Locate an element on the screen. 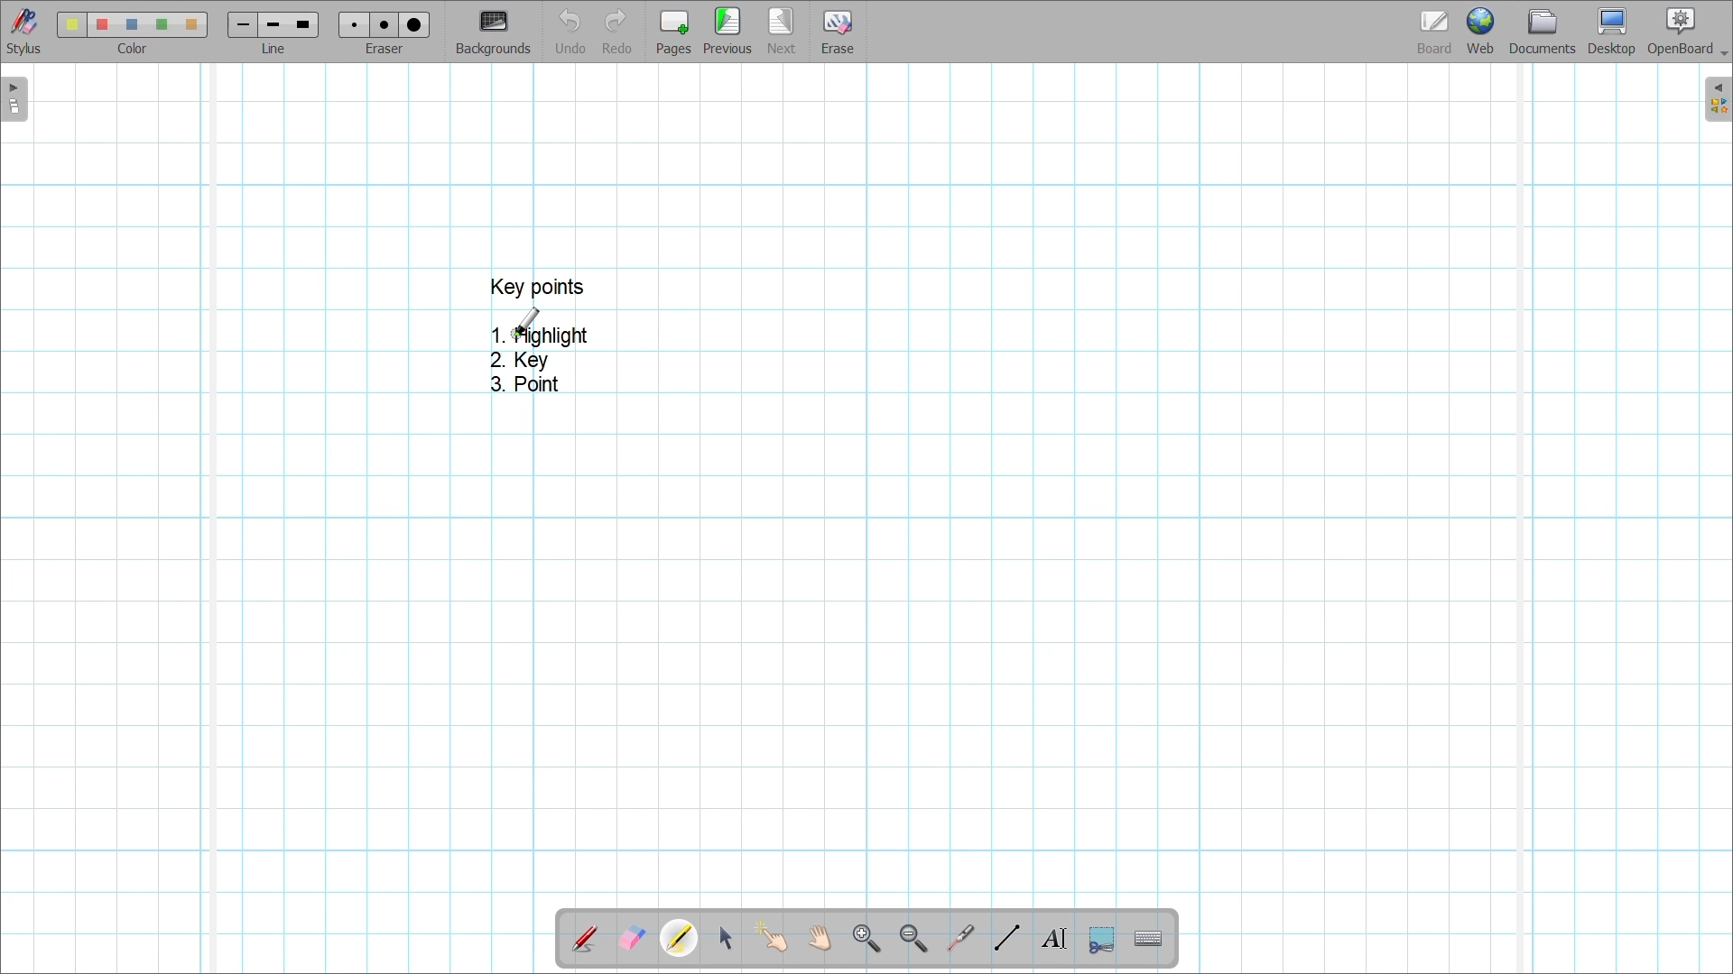 This screenshot has width=1733, height=974. Left sidebar is located at coordinates (14, 99).